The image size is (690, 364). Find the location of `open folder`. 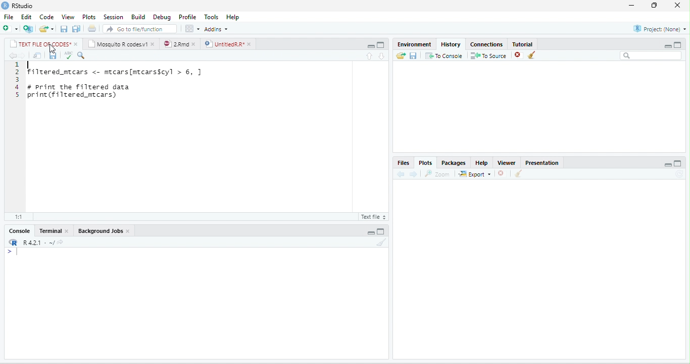

open folder is located at coordinates (401, 55).